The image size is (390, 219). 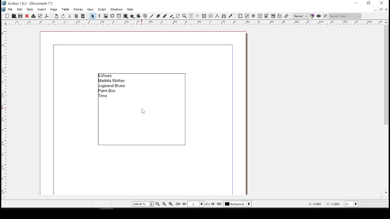 What do you see at coordinates (230, 16) in the screenshot?
I see `eye dropper` at bounding box center [230, 16].